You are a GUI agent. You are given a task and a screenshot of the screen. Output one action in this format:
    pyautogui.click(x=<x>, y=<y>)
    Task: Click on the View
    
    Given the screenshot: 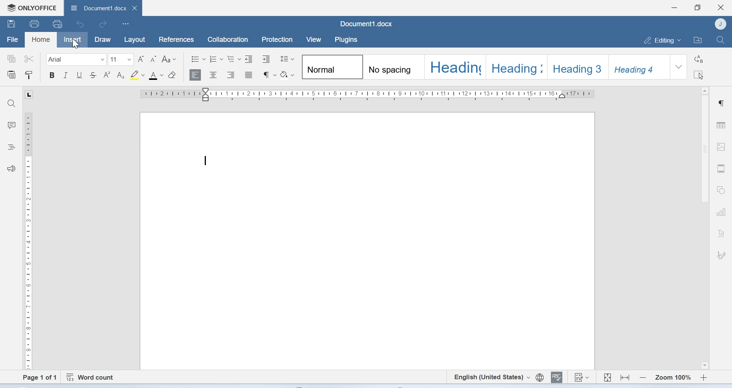 What is the action you would take?
    pyautogui.click(x=315, y=40)
    